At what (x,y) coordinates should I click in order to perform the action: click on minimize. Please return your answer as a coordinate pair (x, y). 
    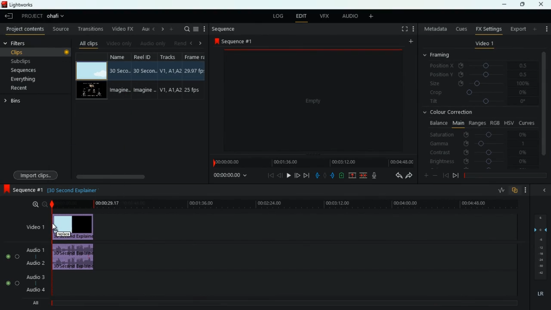
    Looking at the image, I should click on (506, 4).